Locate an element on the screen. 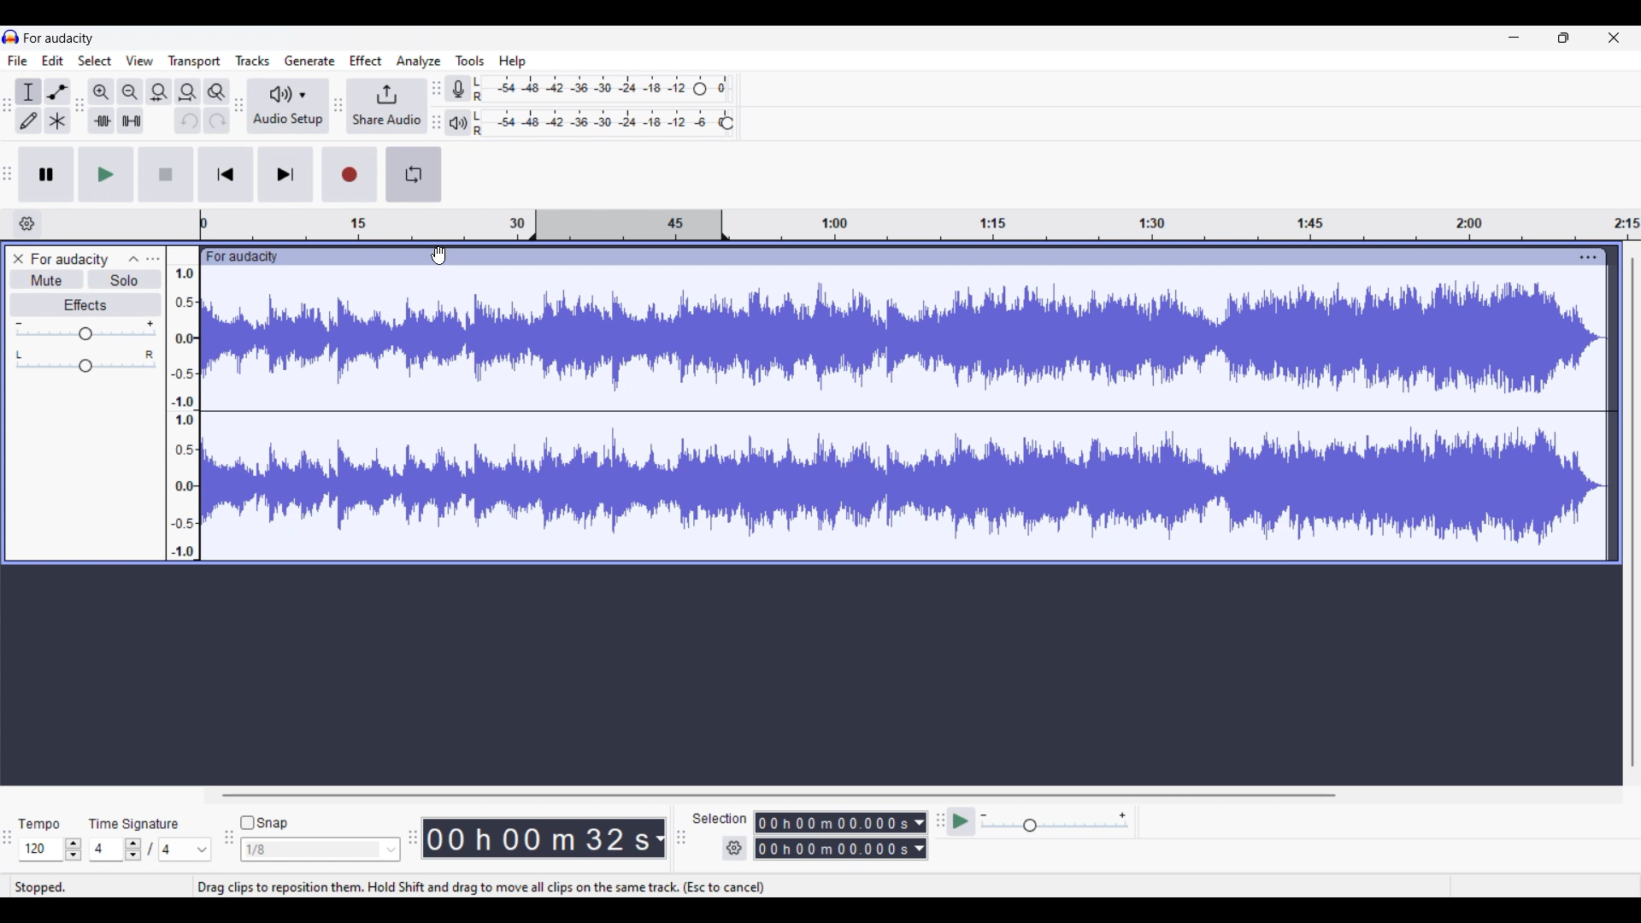 The height and width of the screenshot is (923, 1641). Close interface is located at coordinates (1614, 38).